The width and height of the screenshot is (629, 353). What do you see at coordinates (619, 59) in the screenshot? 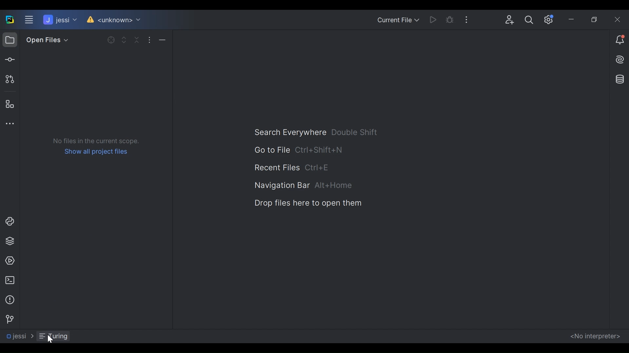
I see `AI Assistant` at bounding box center [619, 59].